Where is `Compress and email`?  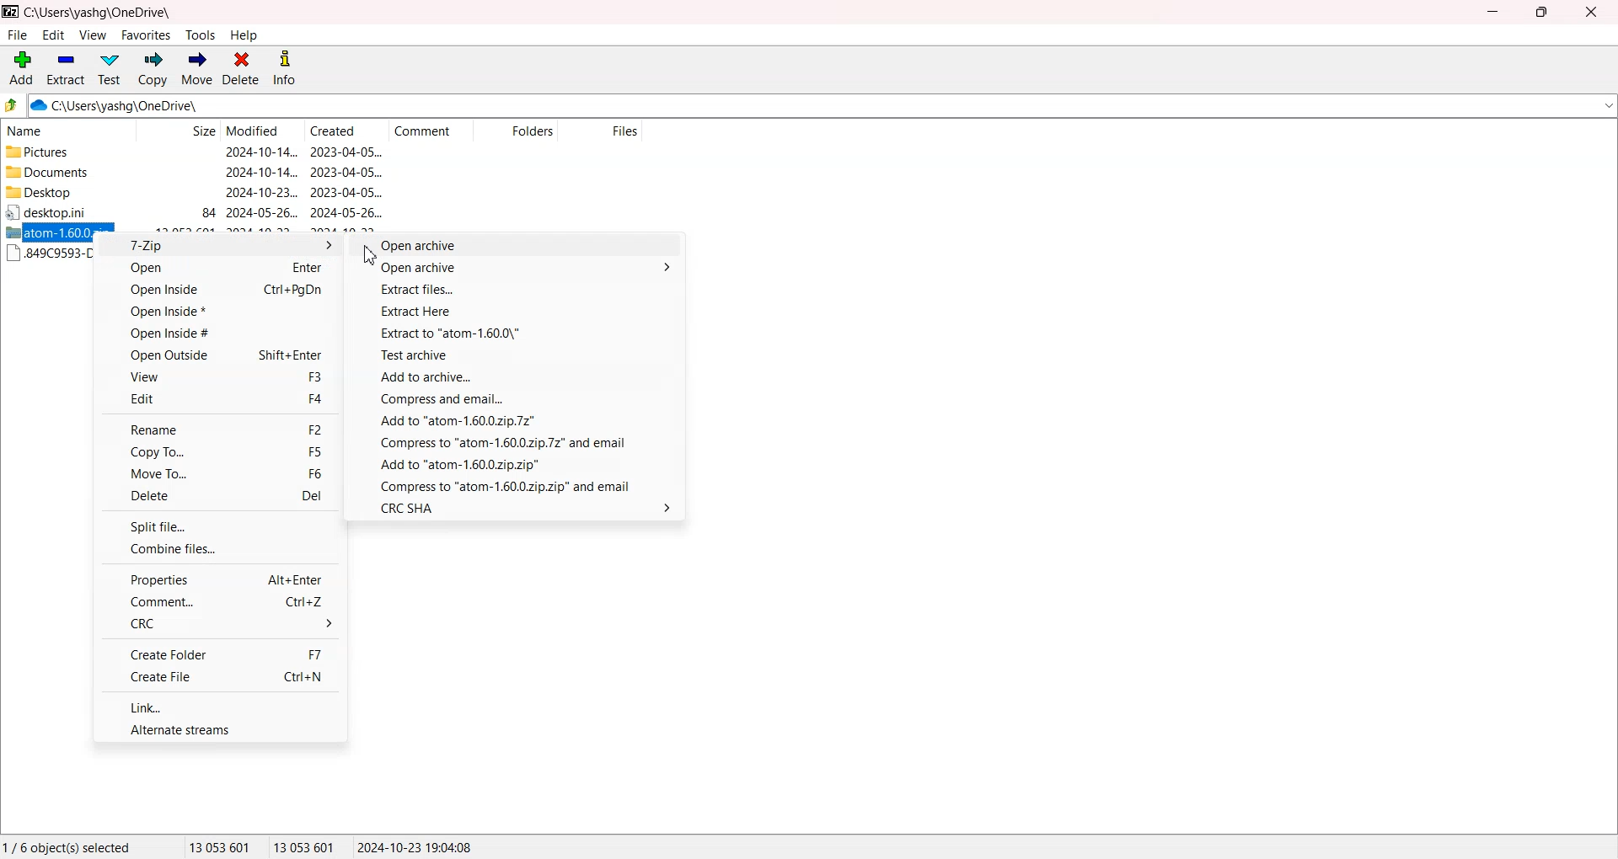
Compress and email is located at coordinates (517, 399).